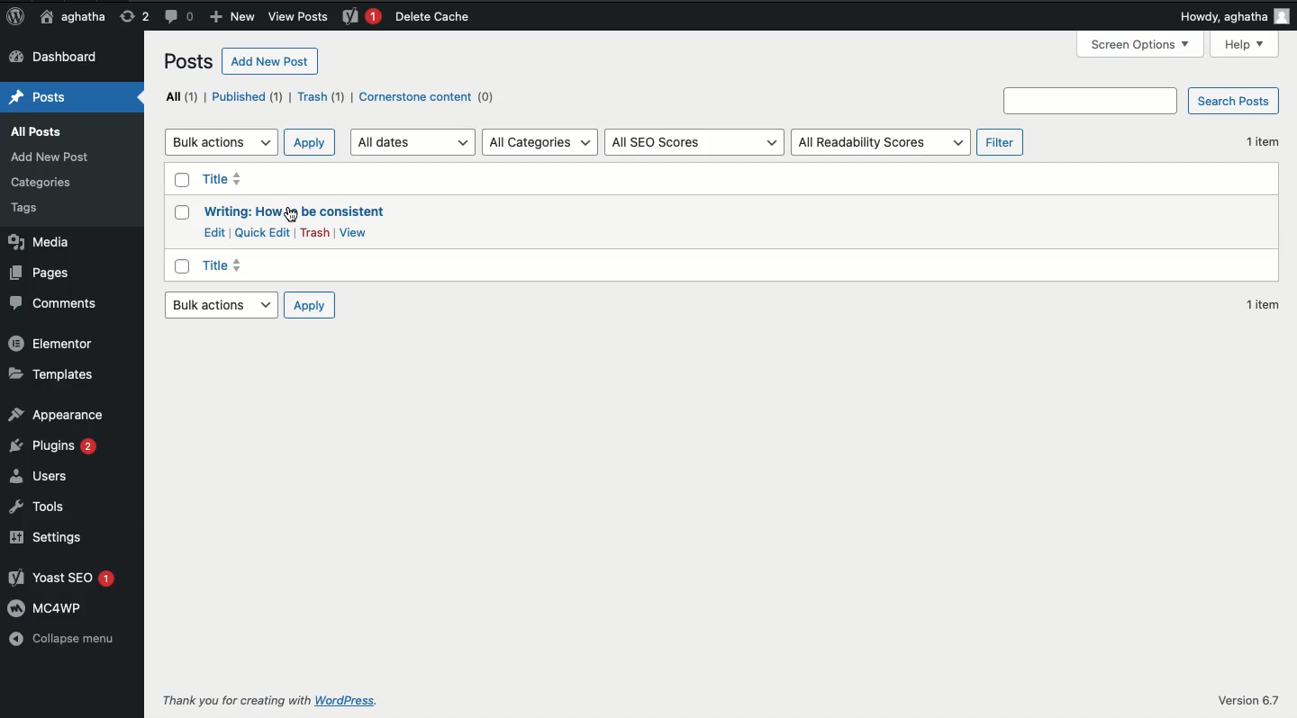 The width and height of the screenshot is (1297, 718). Describe the element at coordinates (179, 97) in the screenshot. I see `All` at that location.